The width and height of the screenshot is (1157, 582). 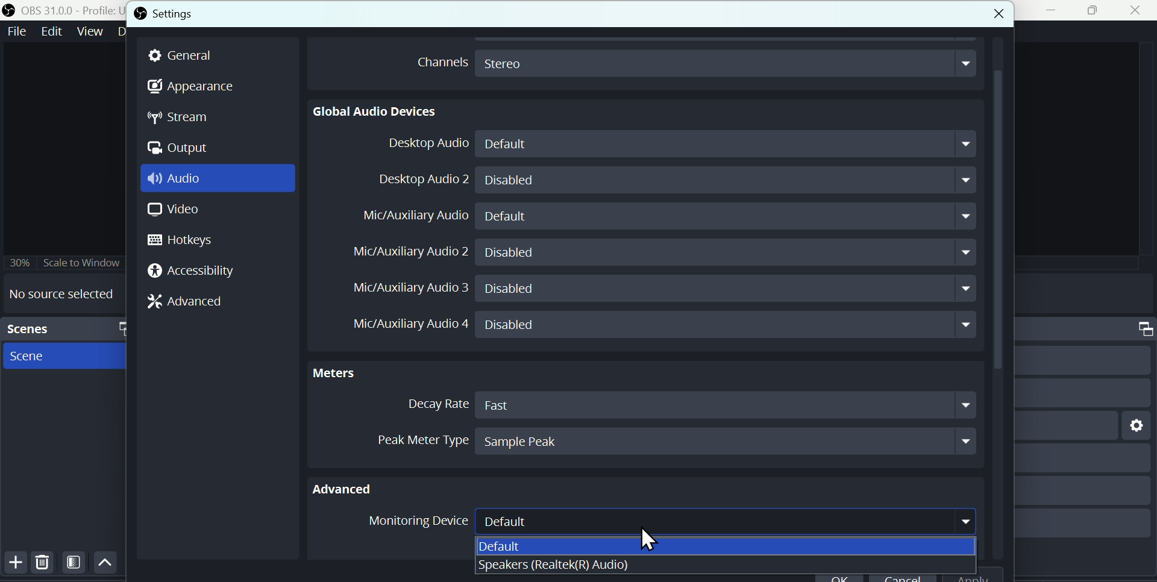 I want to click on Mic/Auxiliary Audio 4, so click(x=402, y=326).